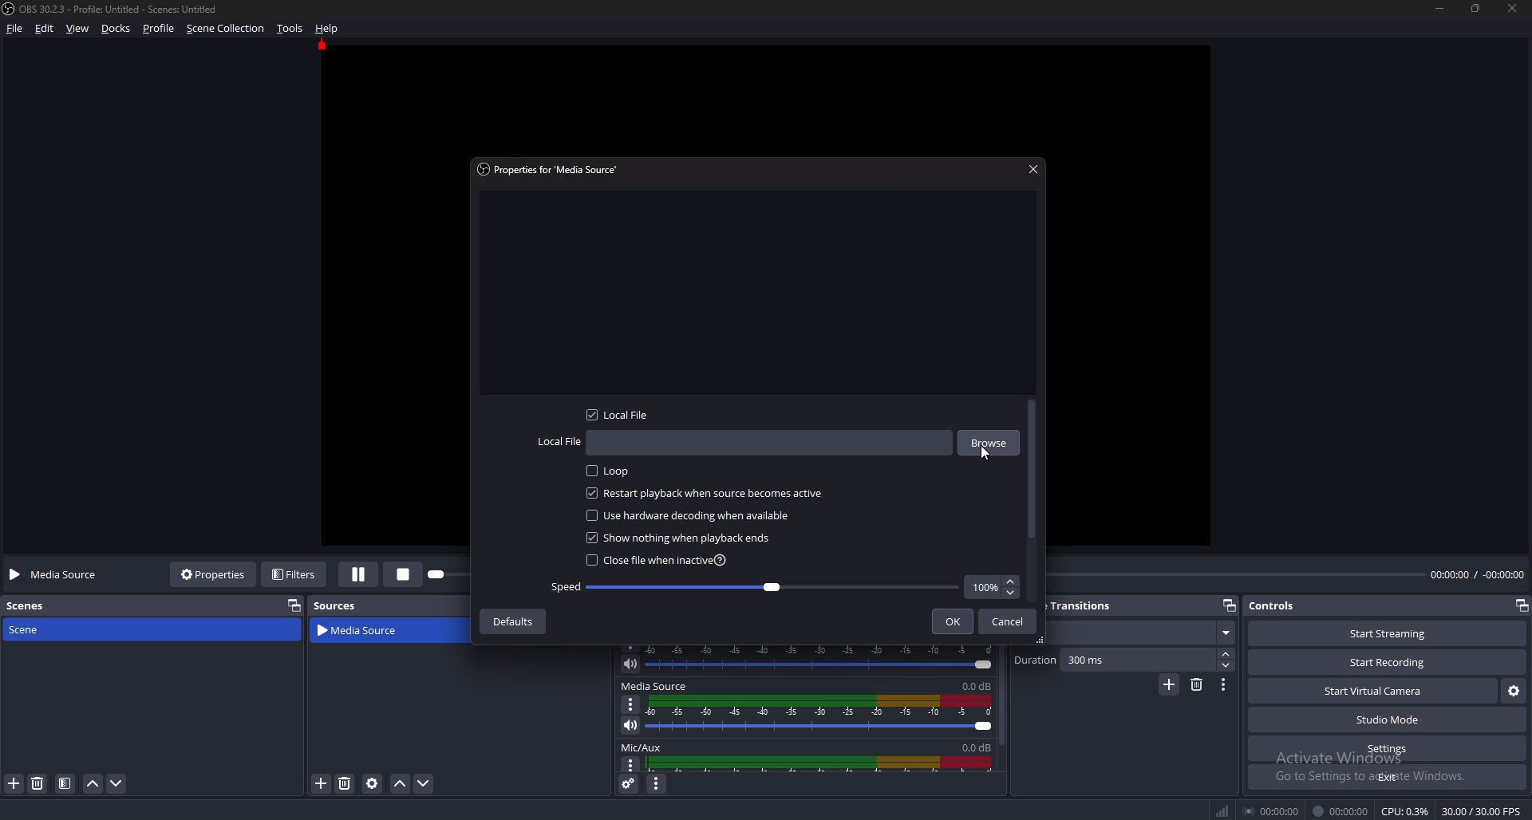  What do you see at coordinates (1088, 607) in the screenshot?
I see `Scene transitions` at bounding box center [1088, 607].